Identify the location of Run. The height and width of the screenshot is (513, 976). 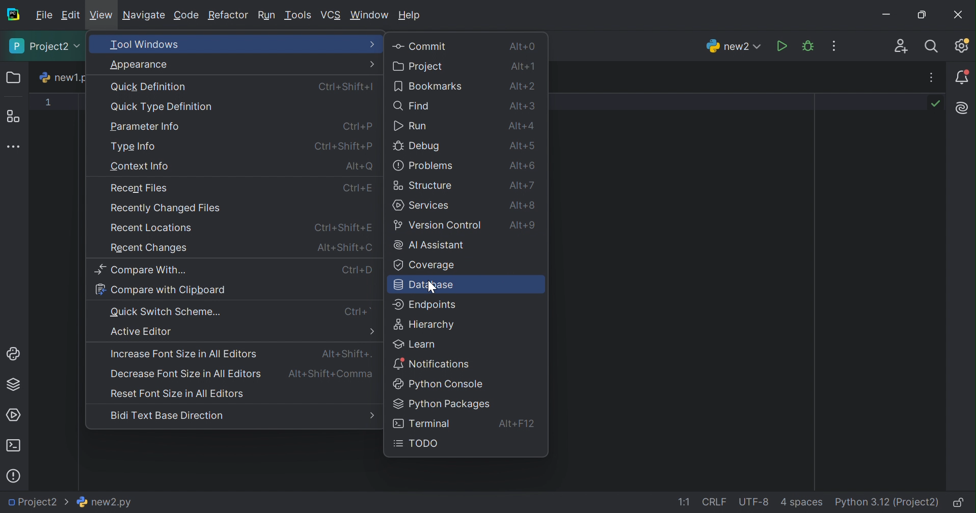
(265, 14).